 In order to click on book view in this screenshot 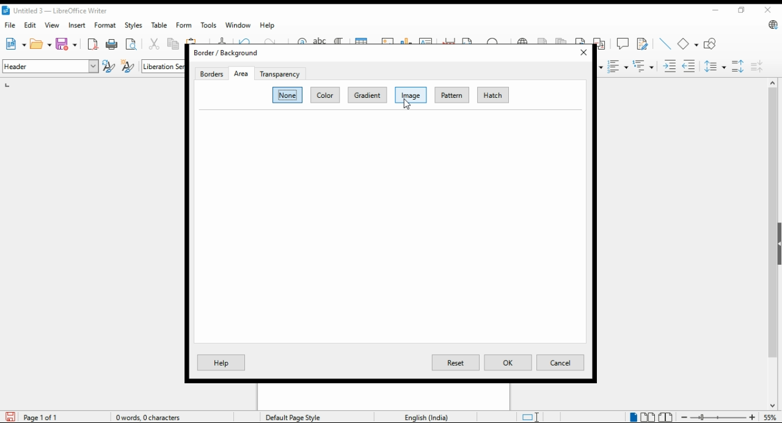, I will do `click(666, 417)`.